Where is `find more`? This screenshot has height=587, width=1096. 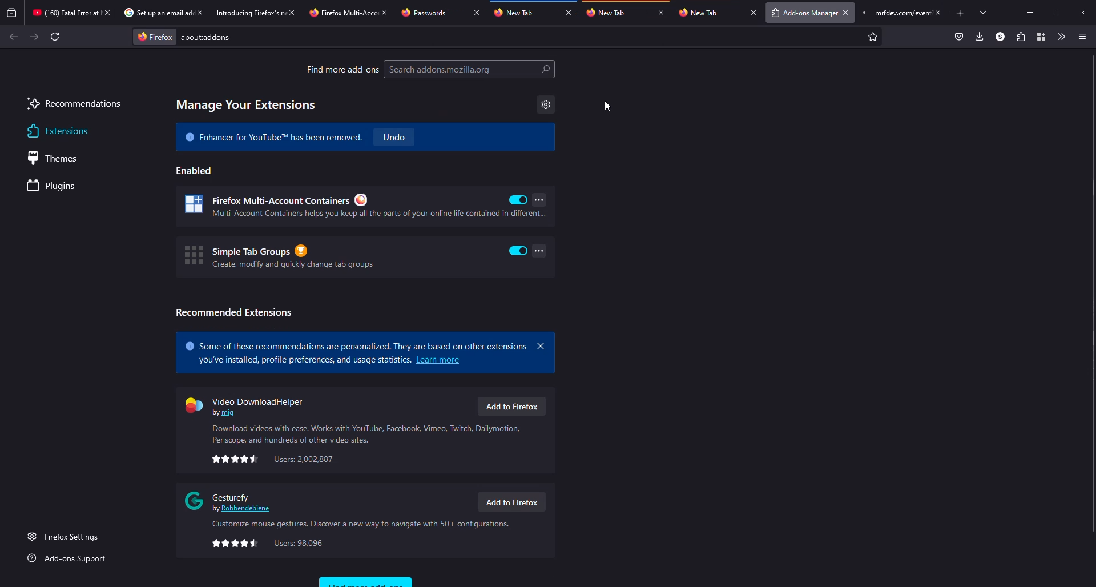
find more is located at coordinates (342, 69).